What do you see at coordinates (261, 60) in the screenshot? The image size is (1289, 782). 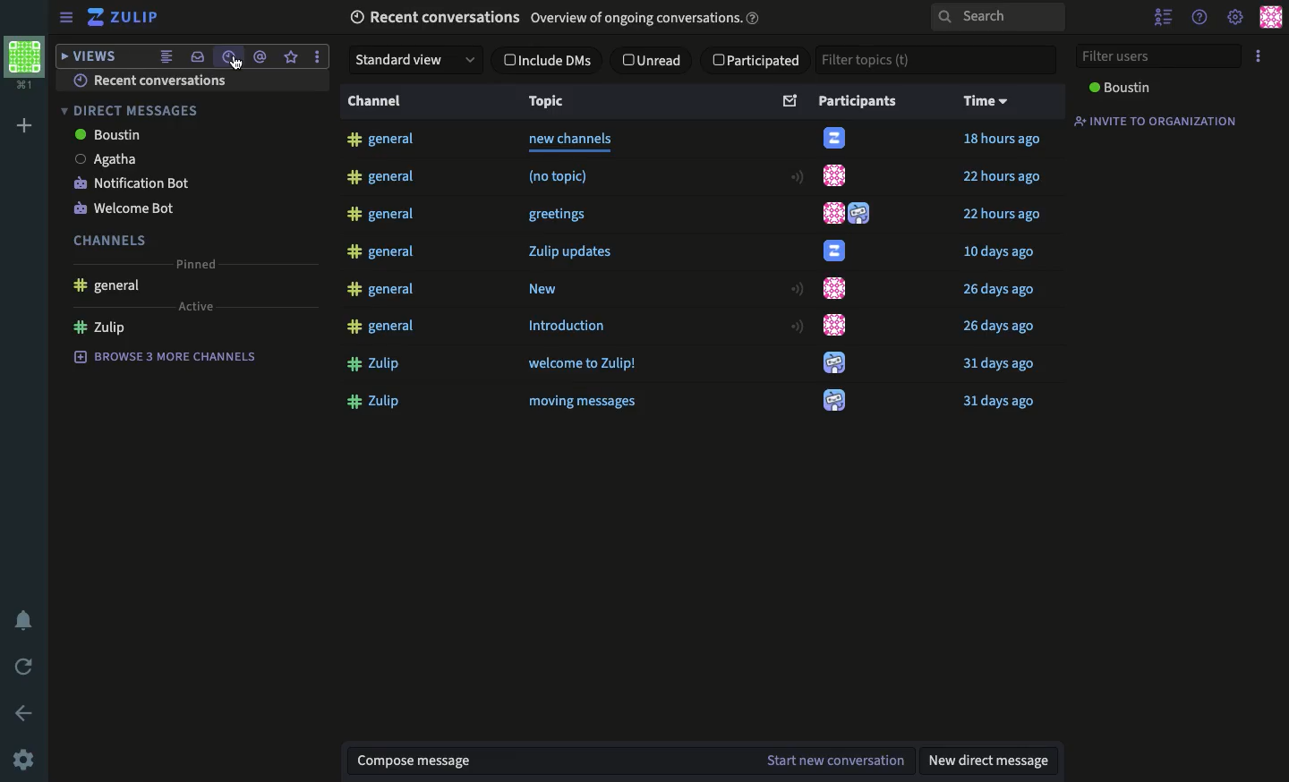 I see `Mention` at bounding box center [261, 60].